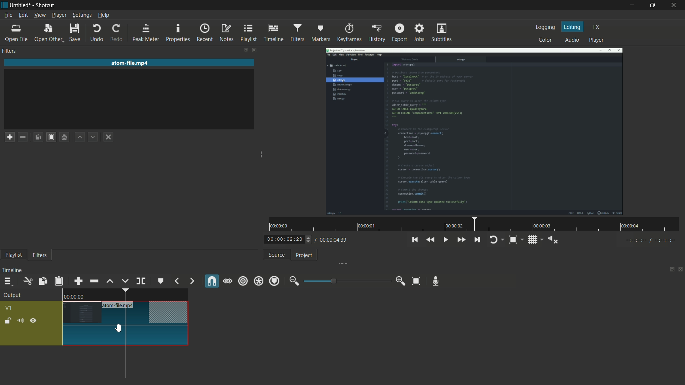  I want to click on save filter set, so click(64, 137).